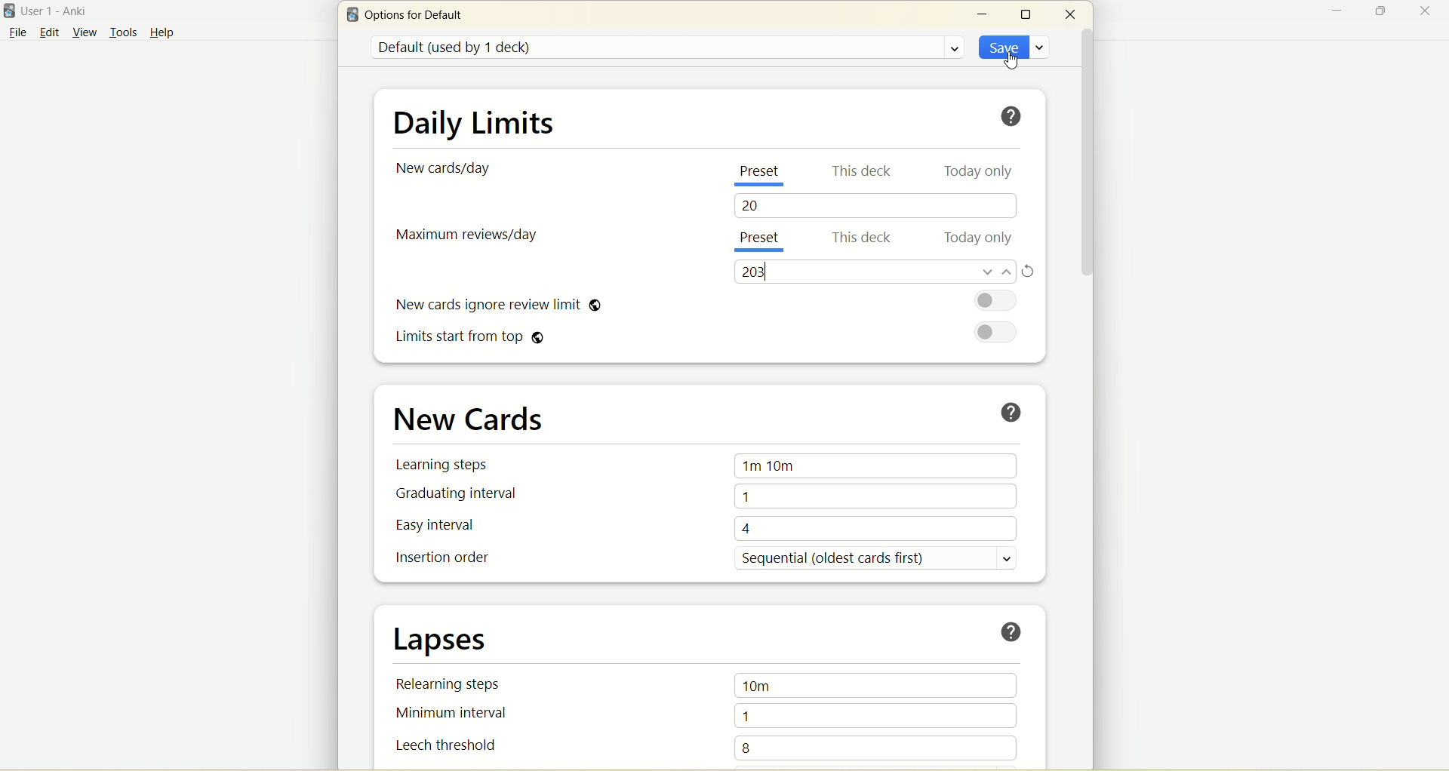 The height and width of the screenshot is (771, 1449). I want to click on this deck, so click(863, 170).